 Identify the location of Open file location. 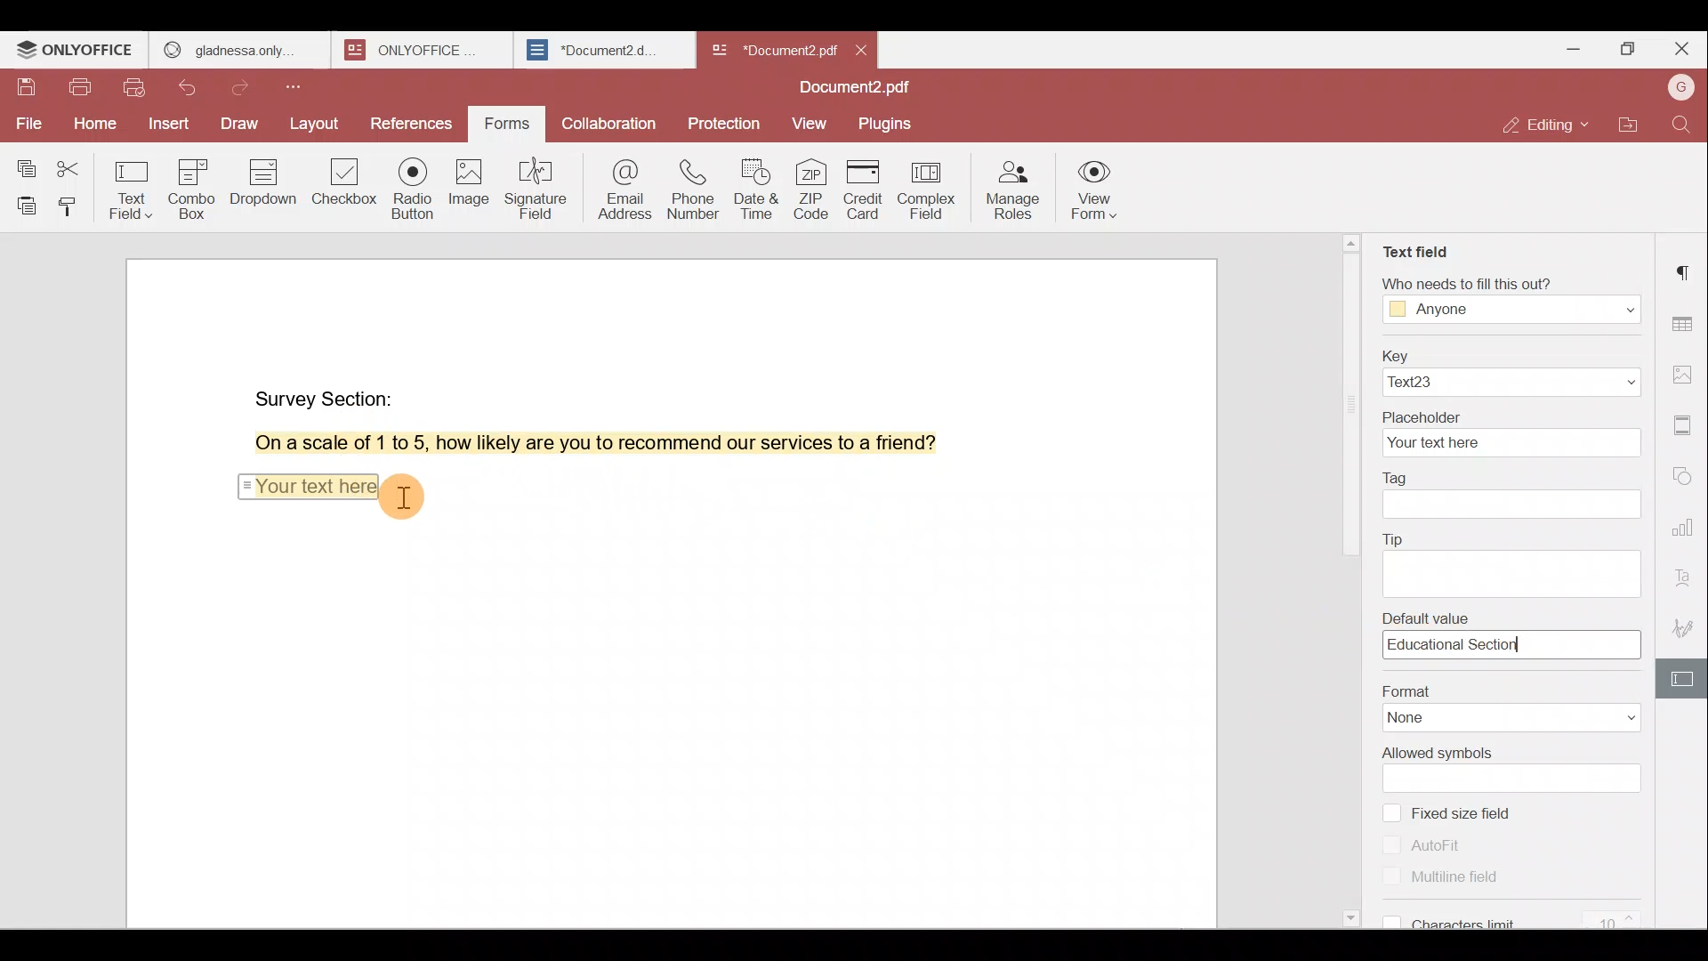
(1629, 127).